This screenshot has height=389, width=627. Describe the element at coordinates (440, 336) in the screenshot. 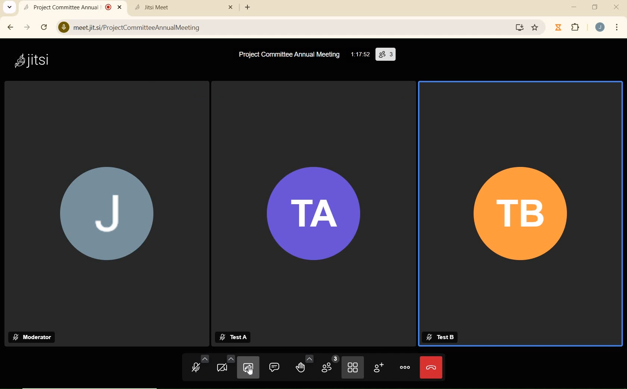

I see `Test B` at that location.